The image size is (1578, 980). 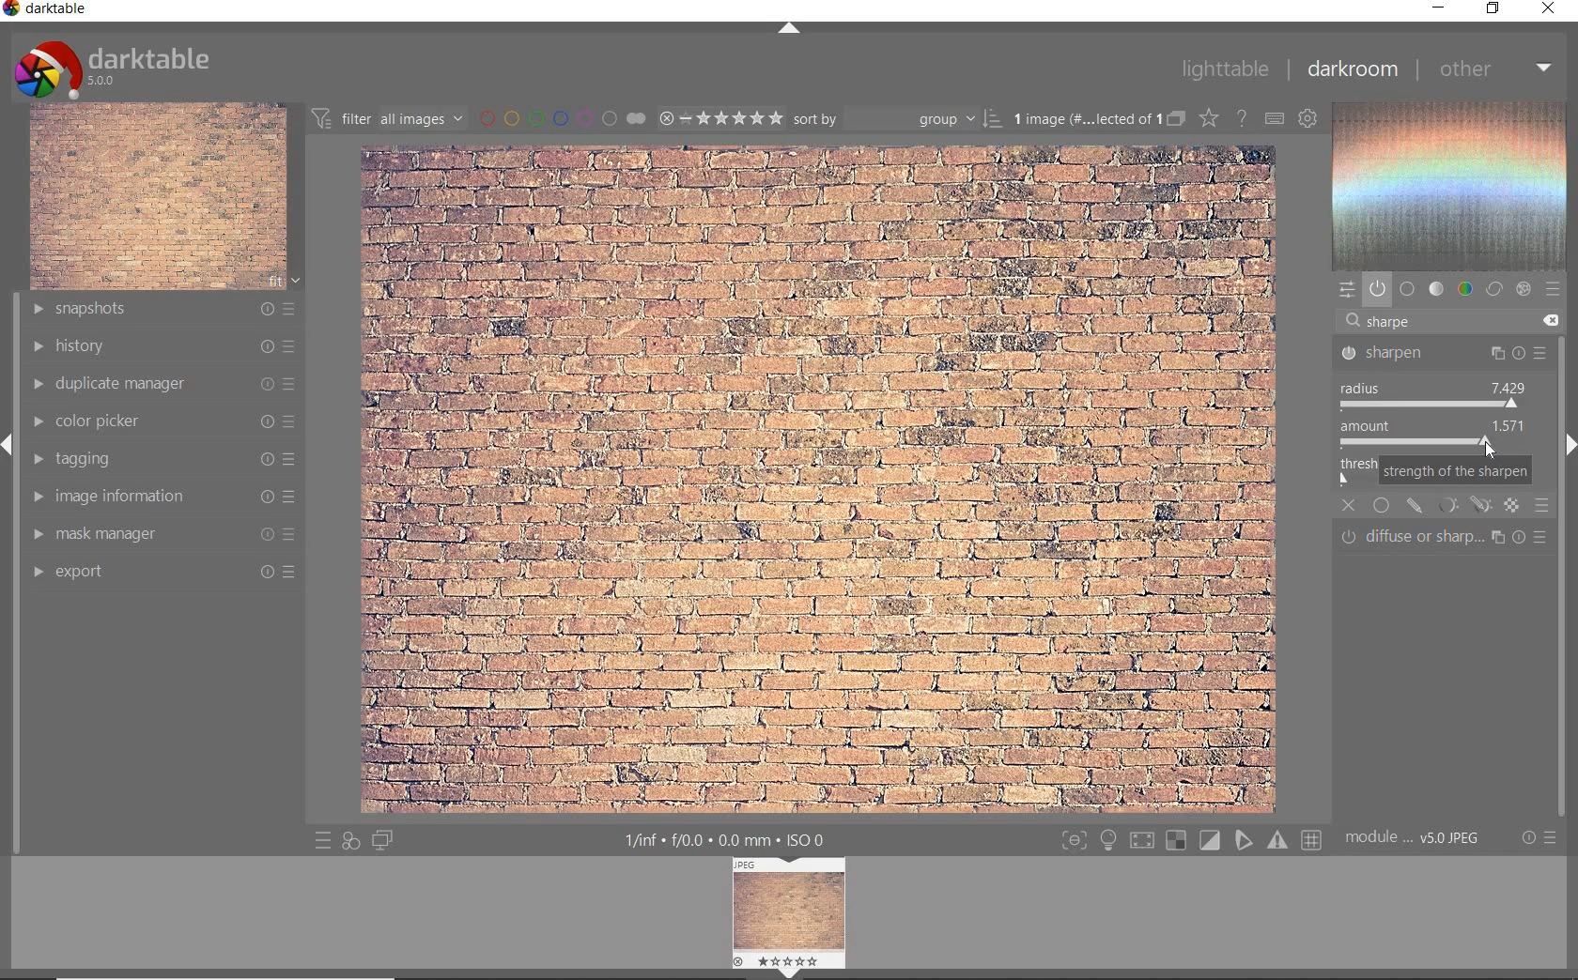 I want to click on CURSOR POSITION, so click(x=1490, y=448).